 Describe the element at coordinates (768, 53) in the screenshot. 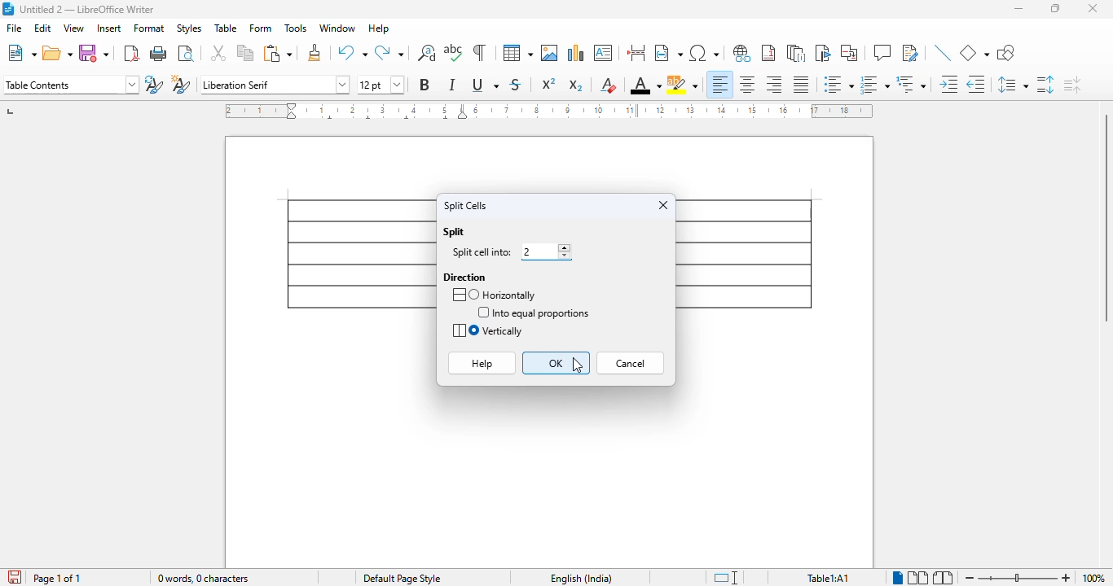

I see `insert footnote` at that location.